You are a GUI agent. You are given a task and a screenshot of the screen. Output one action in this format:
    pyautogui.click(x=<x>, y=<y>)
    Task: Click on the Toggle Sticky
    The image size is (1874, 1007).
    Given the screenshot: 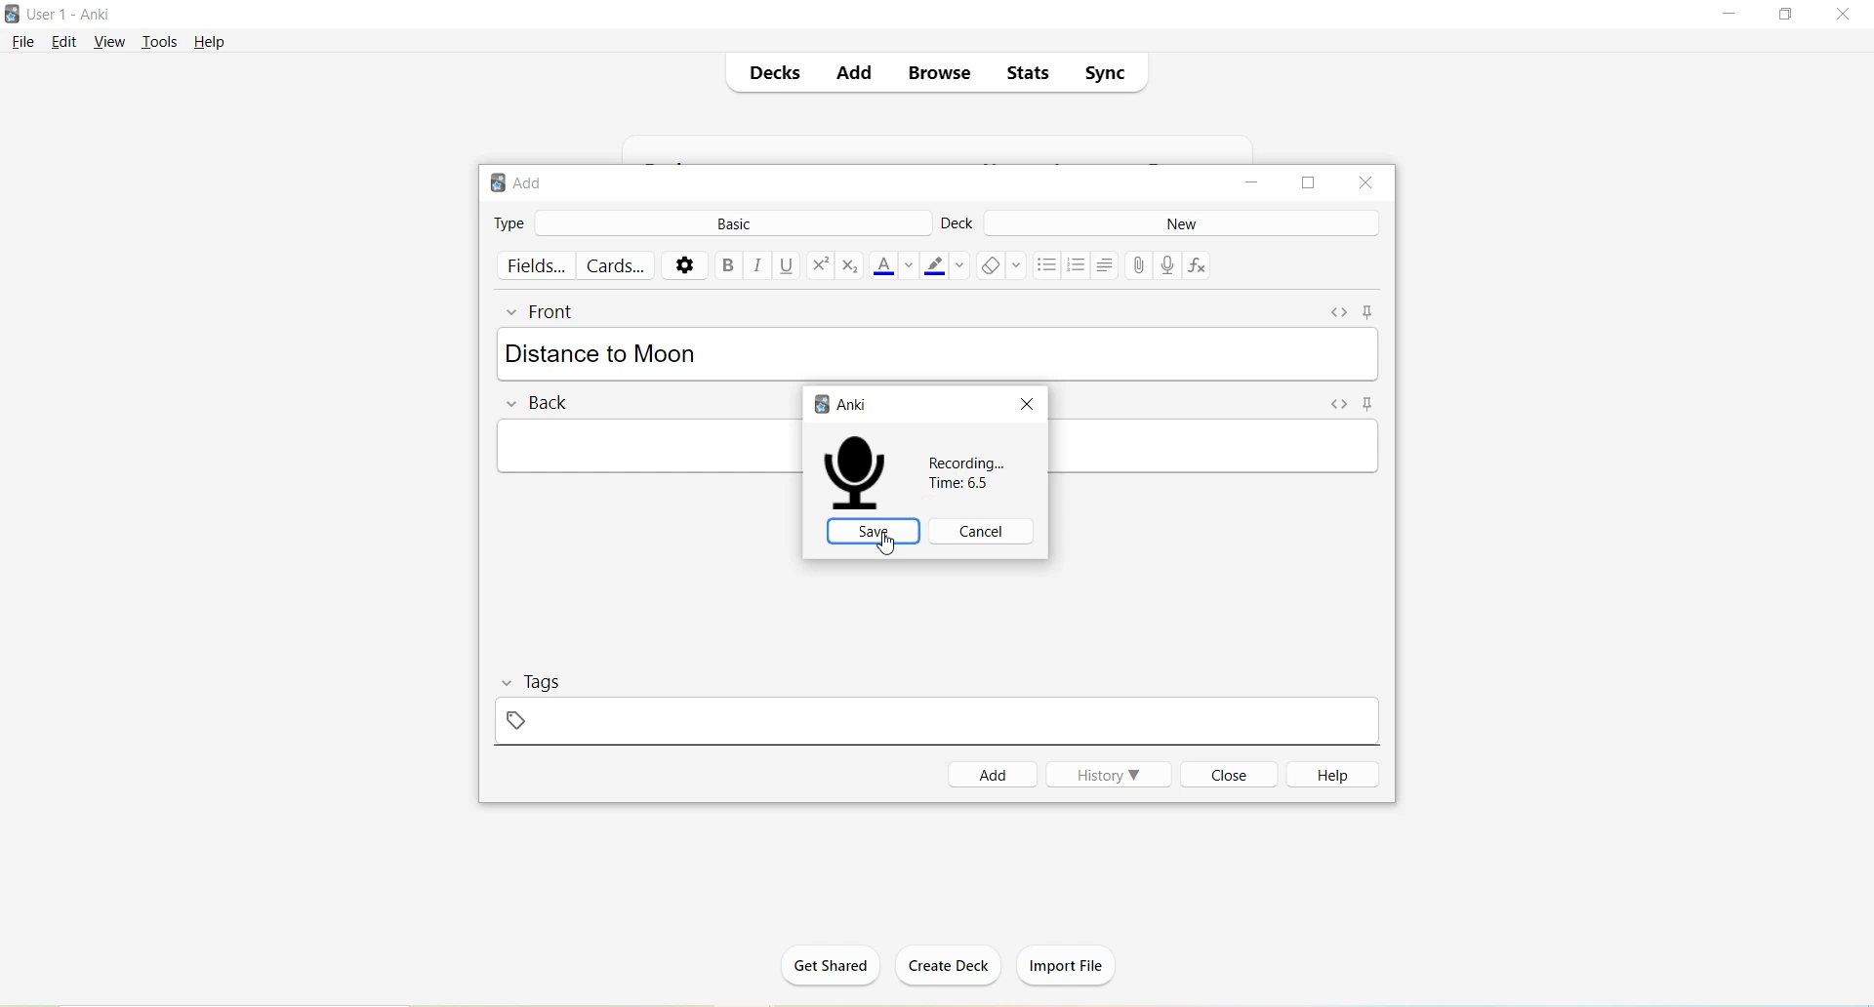 What is the action you would take?
    pyautogui.click(x=1375, y=405)
    